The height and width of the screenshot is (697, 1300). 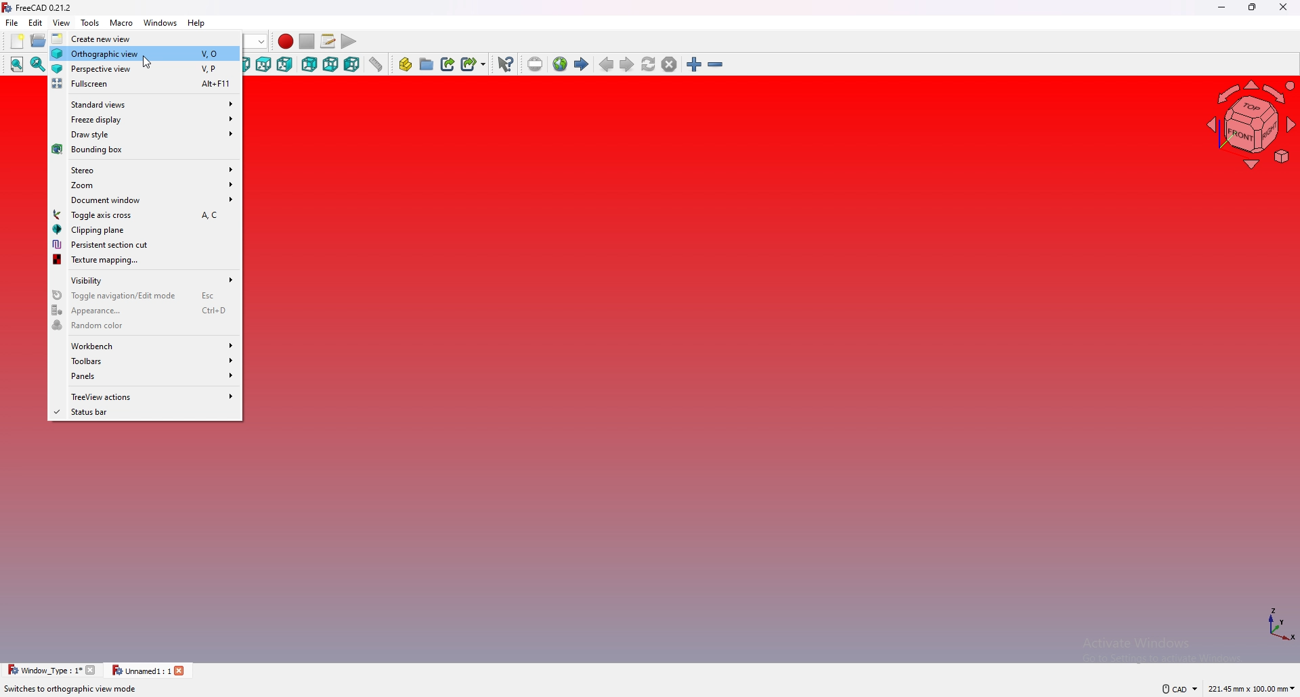 I want to click on new web page, so click(x=560, y=64).